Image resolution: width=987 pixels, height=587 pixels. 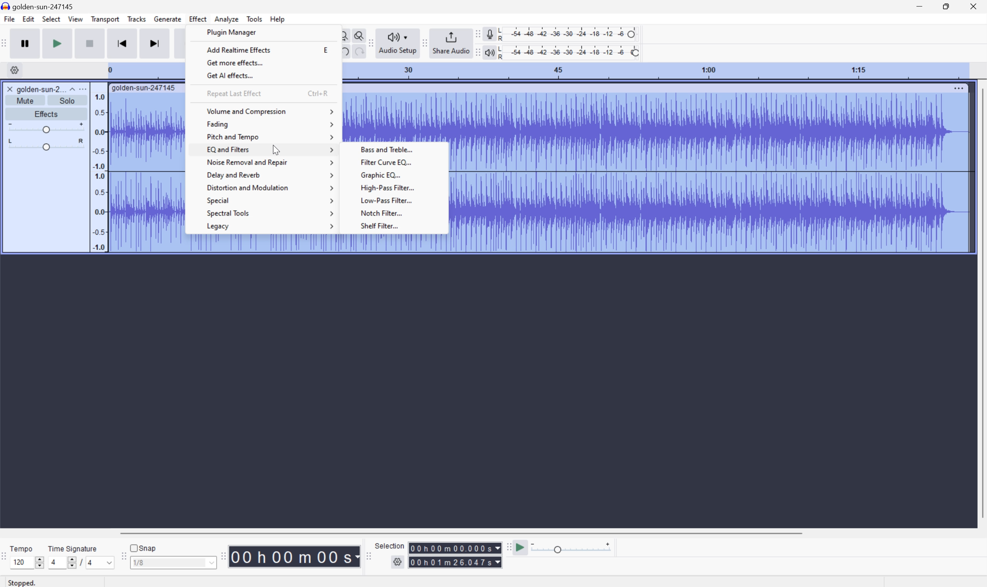 What do you see at coordinates (25, 101) in the screenshot?
I see `Mute` at bounding box center [25, 101].